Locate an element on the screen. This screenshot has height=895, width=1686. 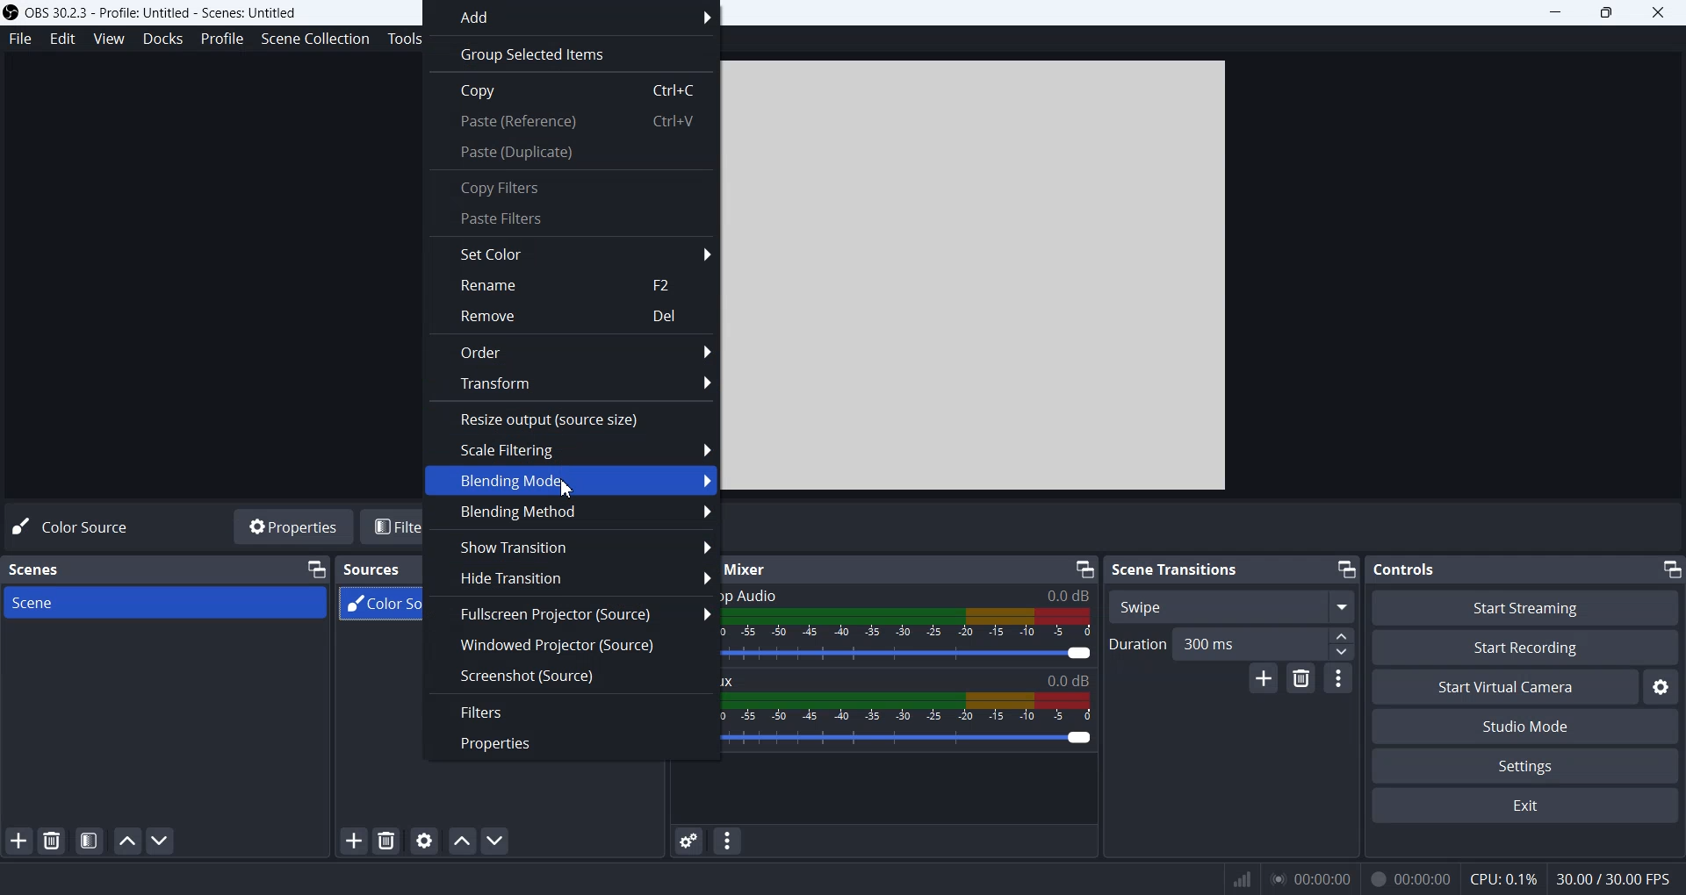
Order is located at coordinates (572, 351).